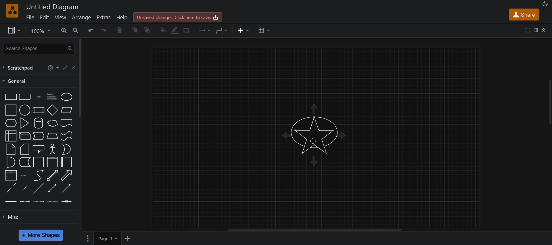 The height and width of the screenshot is (245, 552). What do you see at coordinates (41, 30) in the screenshot?
I see `zoom` at bounding box center [41, 30].